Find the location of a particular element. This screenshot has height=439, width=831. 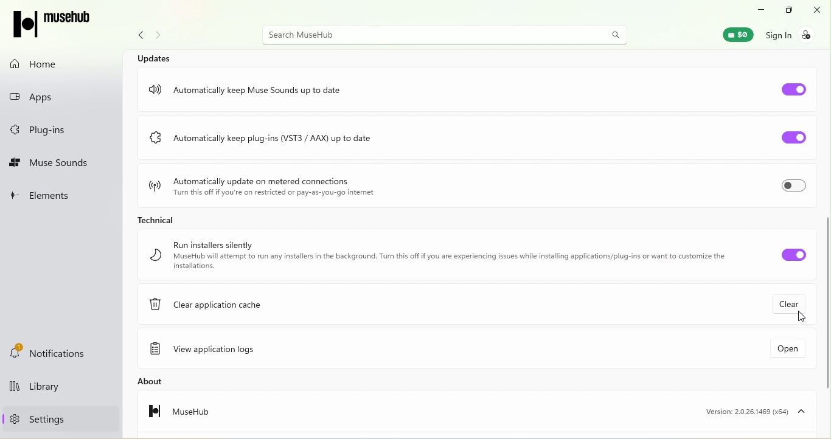

Maximize is located at coordinates (786, 10).